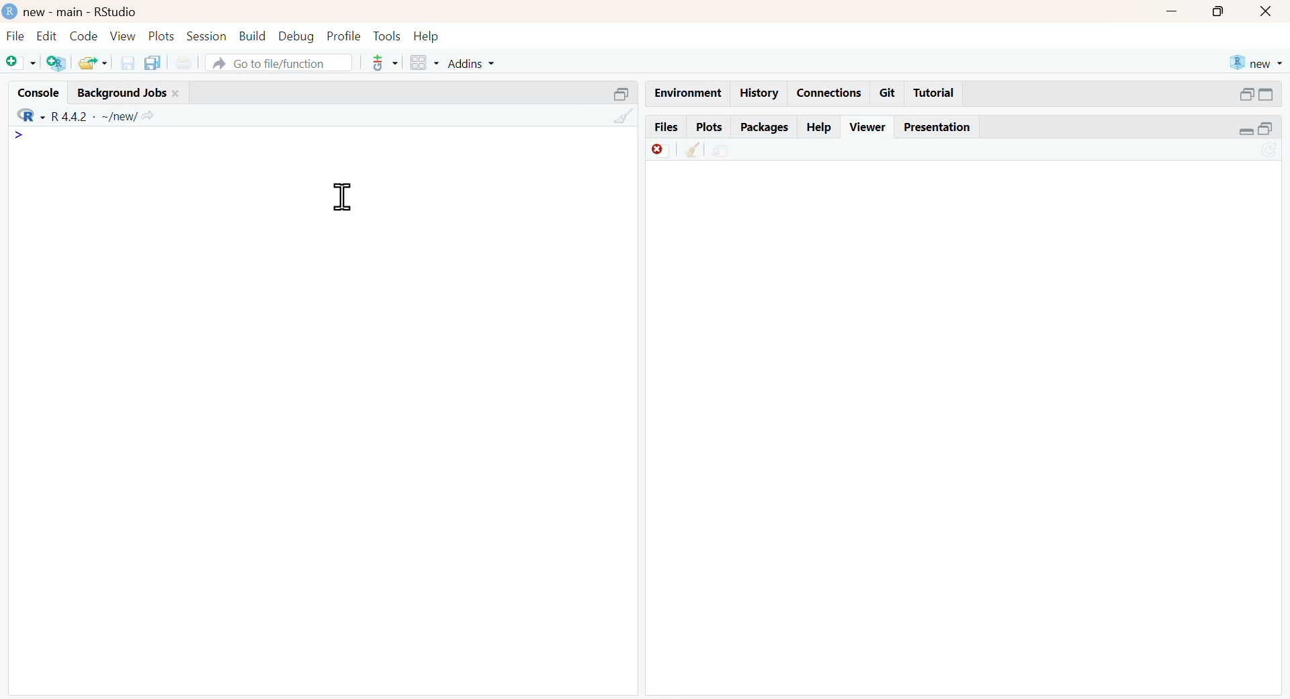 The width and height of the screenshot is (1290, 699). I want to click on Open file, so click(93, 62).